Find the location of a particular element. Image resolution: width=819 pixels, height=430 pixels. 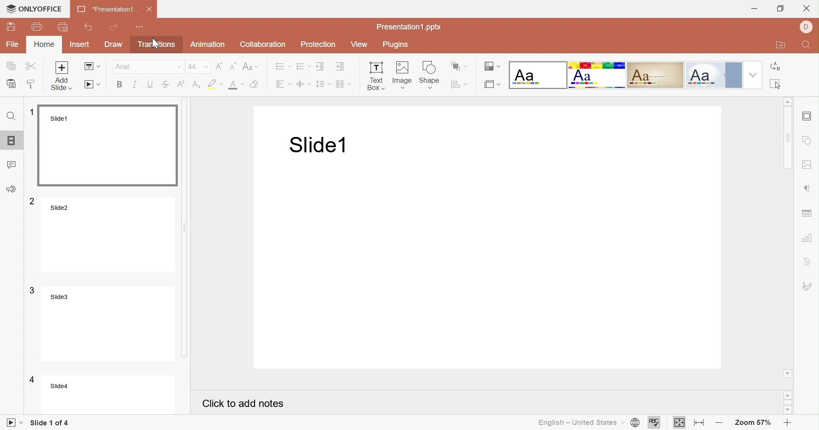

Undo is located at coordinates (88, 28).